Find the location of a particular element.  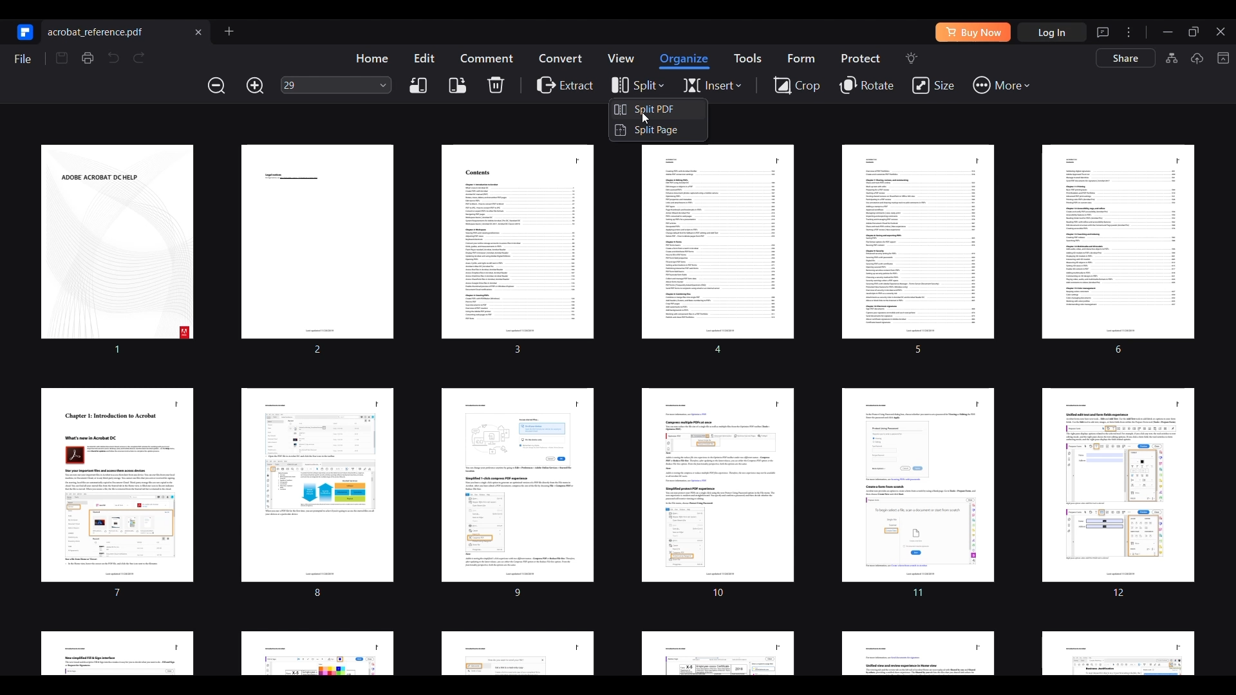

Upload to cloud is located at coordinates (1197, 58).